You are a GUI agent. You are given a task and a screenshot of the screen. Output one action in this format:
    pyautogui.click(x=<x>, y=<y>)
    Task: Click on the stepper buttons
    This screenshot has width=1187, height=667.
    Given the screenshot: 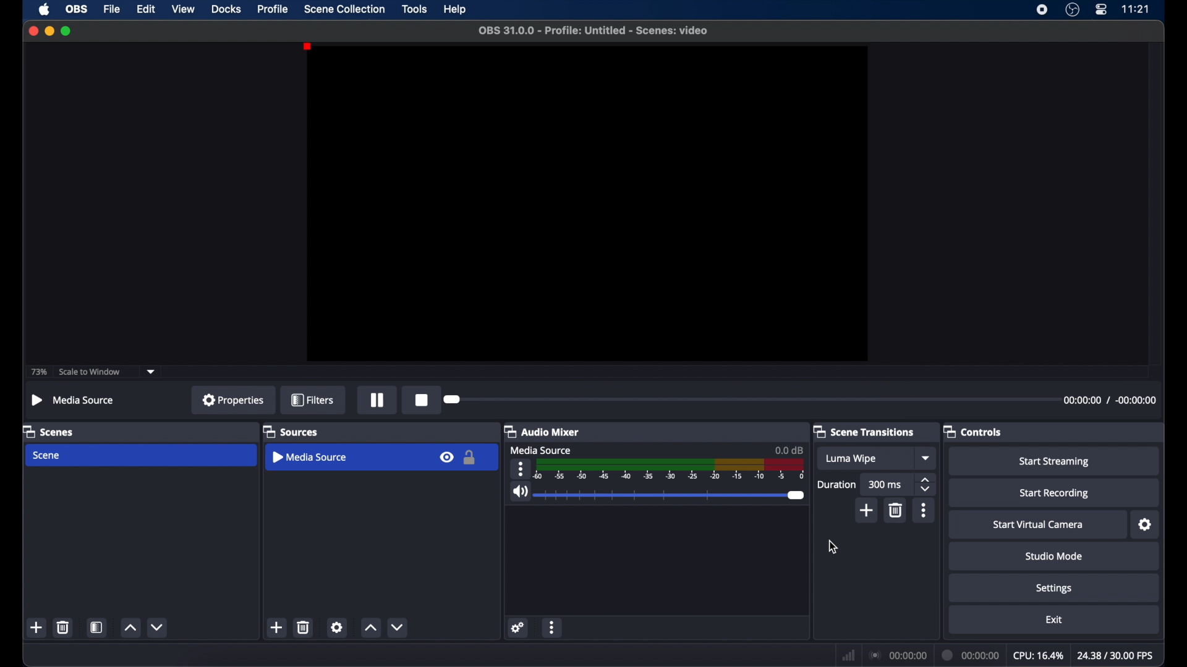 What is the action you would take?
    pyautogui.click(x=925, y=485)
    